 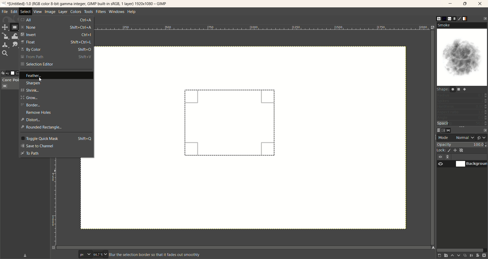 What do you see at coordinates (5, 36) in the screenshot?
I see `scale tool` at bounding box center [5, 36].